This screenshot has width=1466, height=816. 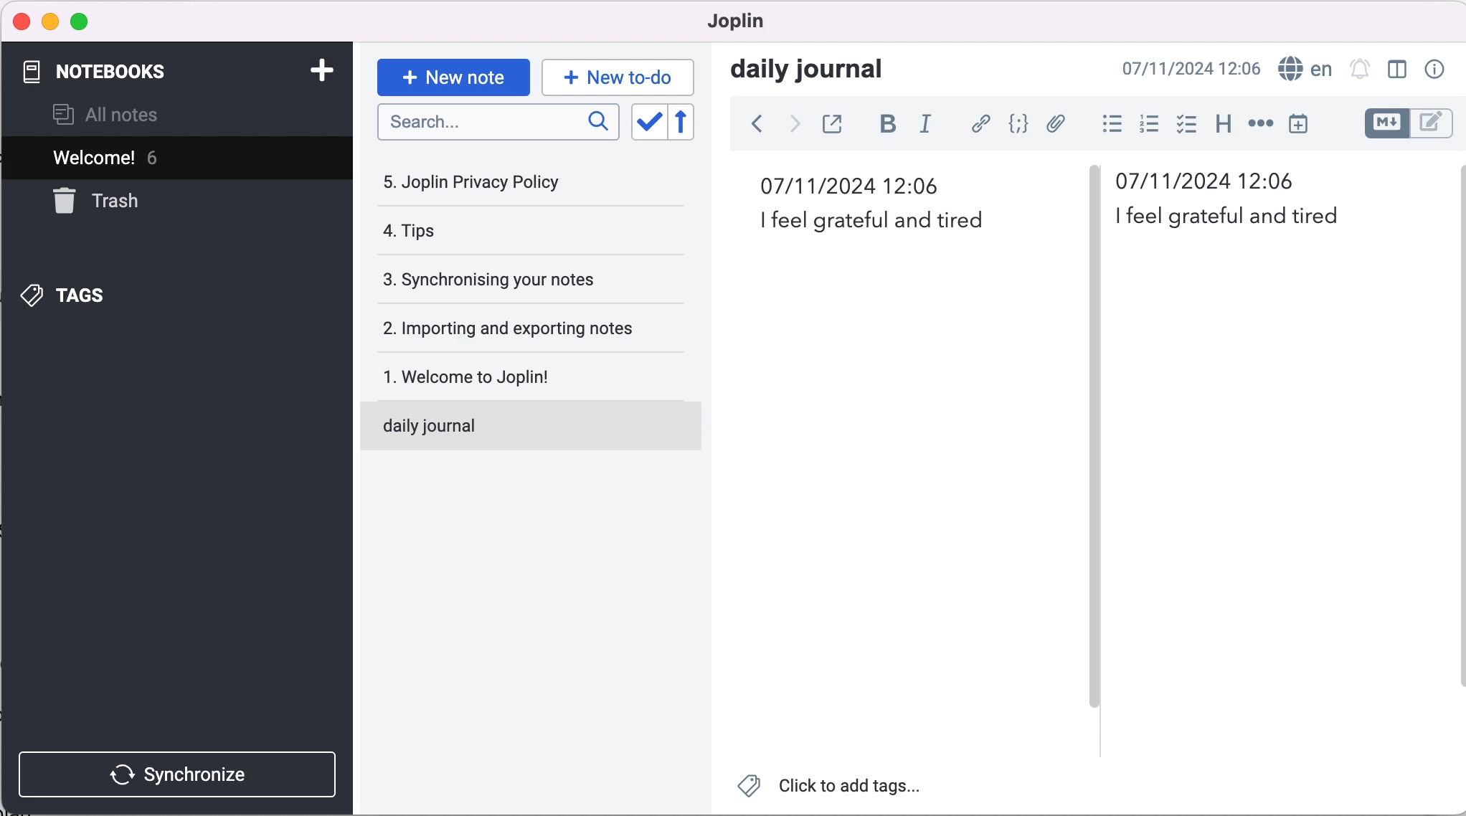 I want to click on reverse sort order, so click(x=687, y=123).